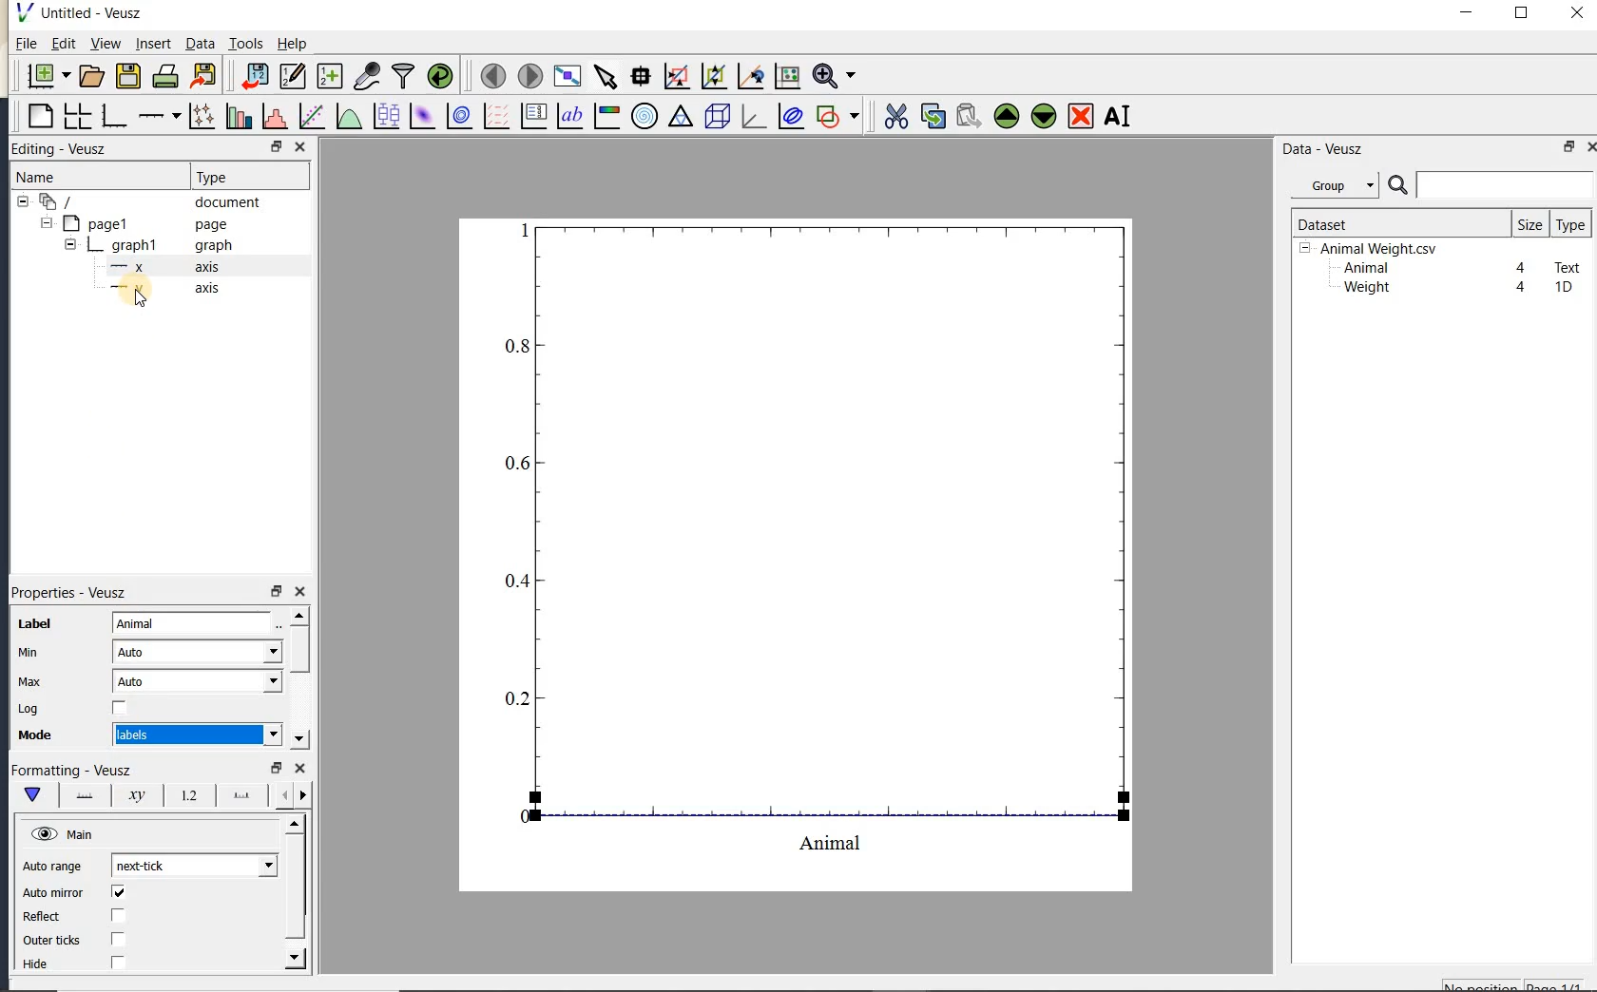 The image size is (1597, 992). What do you see at coordinates (153, 43) in the screenshot?
I see `insert` at bounding box center [153, 43].